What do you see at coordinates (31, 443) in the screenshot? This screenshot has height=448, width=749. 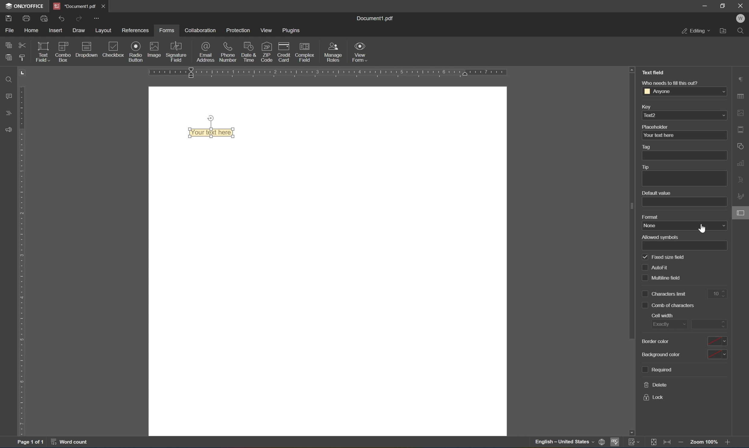 I see `page 1 of 1` at bounding box center [31, 443].